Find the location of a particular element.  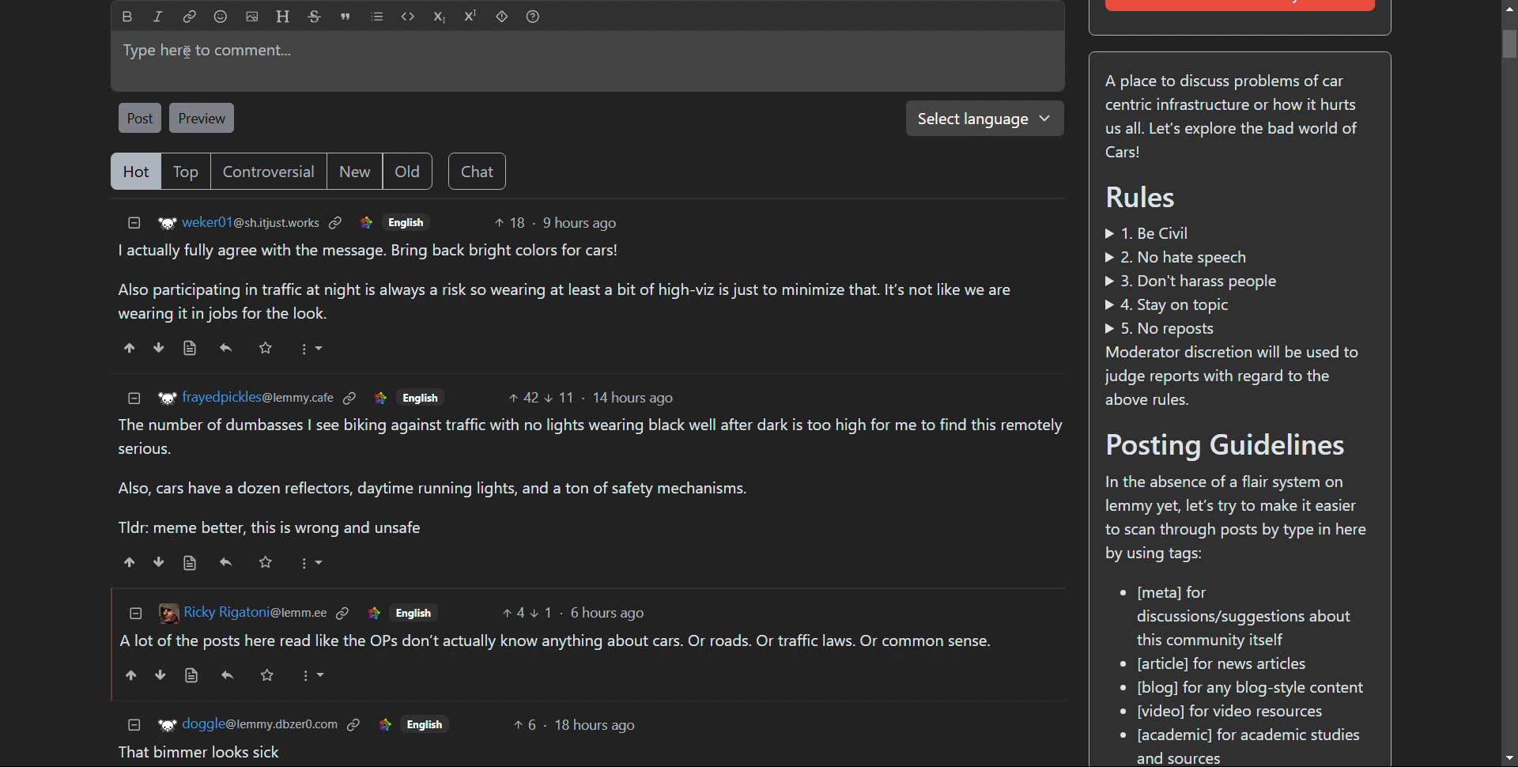

strikethrough is located at coordinates (315, 17).